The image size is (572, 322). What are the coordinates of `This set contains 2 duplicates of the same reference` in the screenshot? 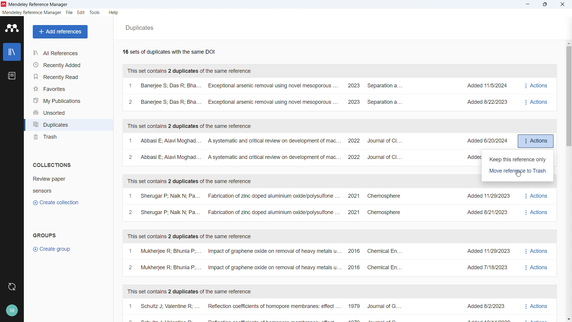 It's located at (192, 292).